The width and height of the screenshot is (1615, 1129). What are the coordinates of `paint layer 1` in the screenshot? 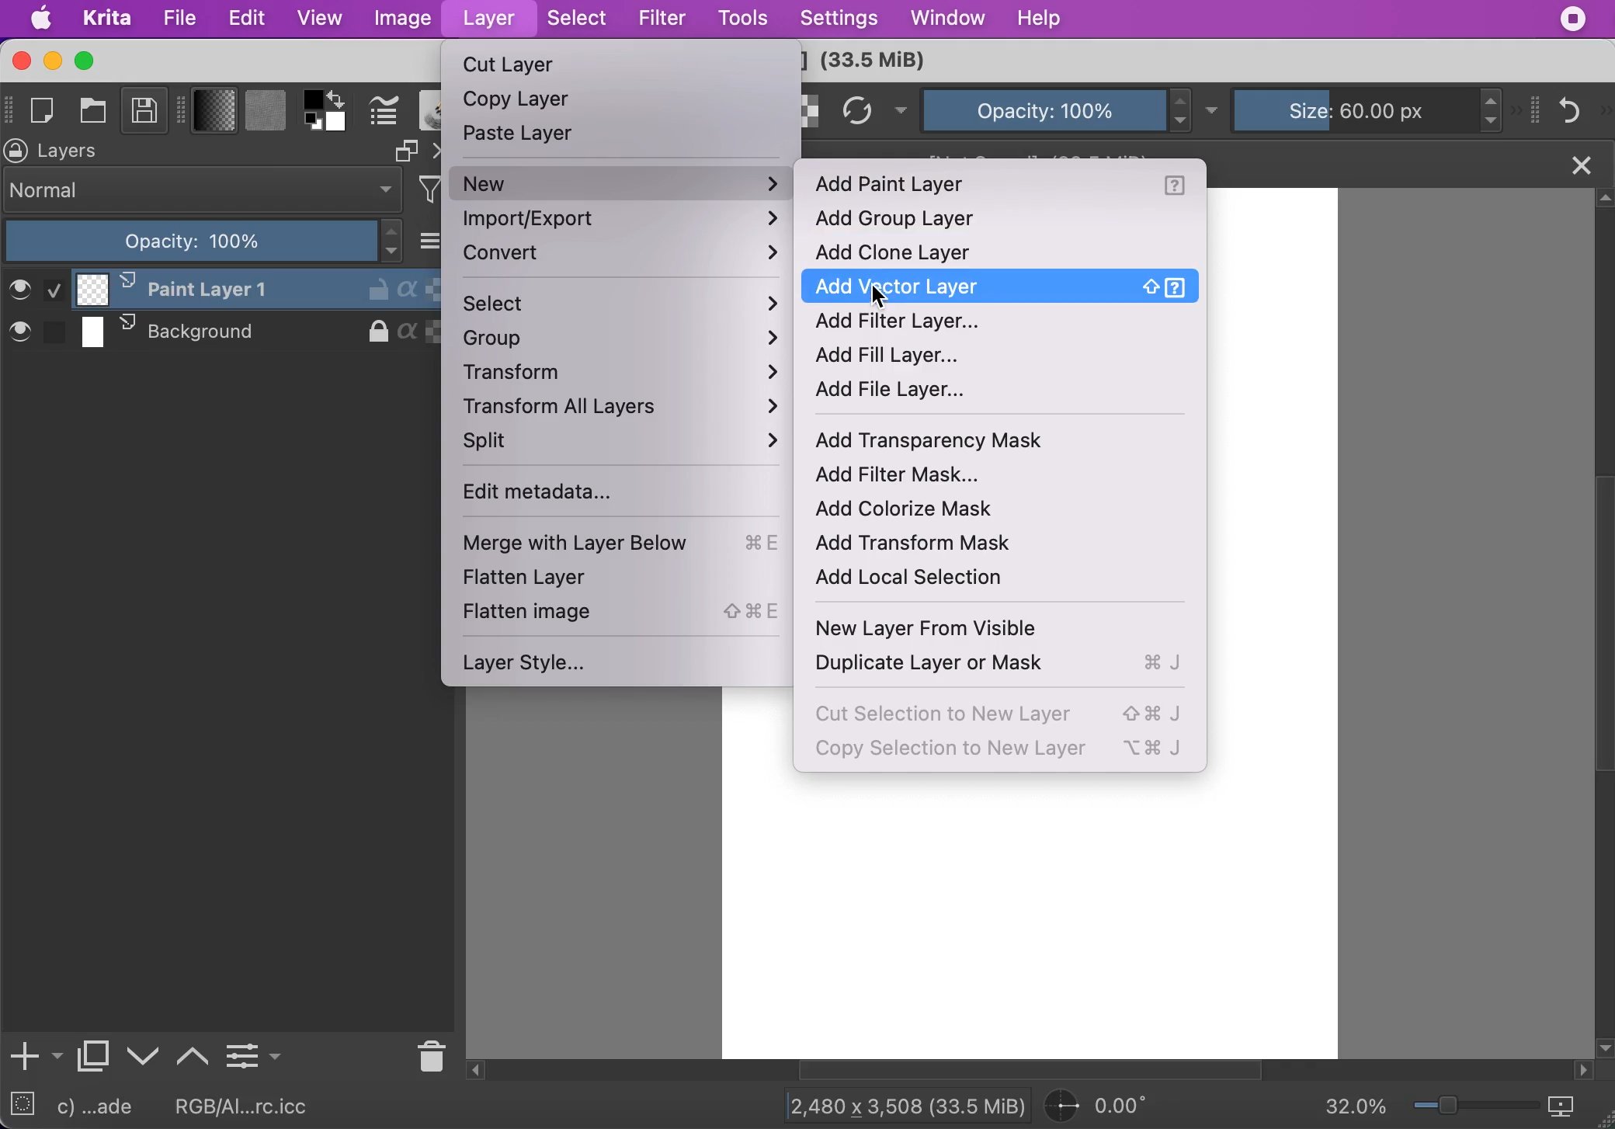 It's located at (219, 289).